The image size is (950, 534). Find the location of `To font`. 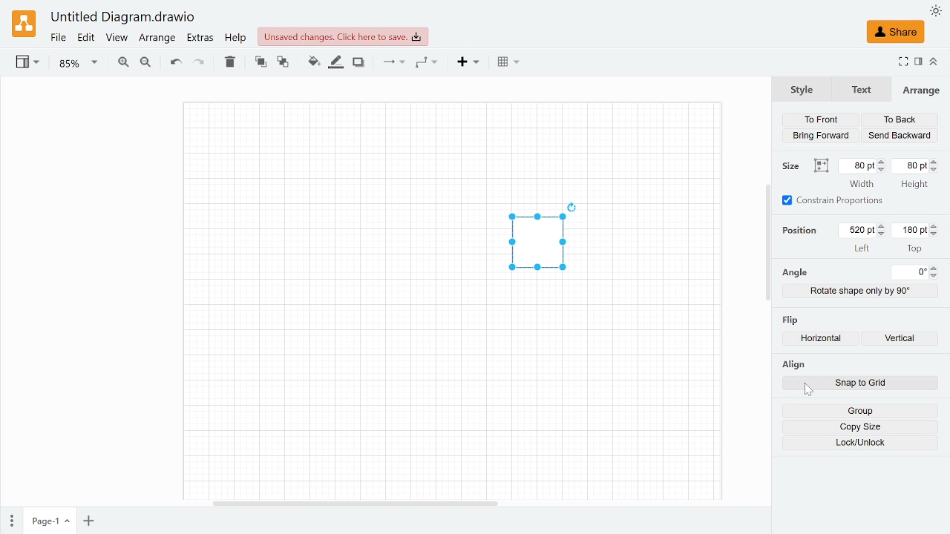

To font is located at coordinates (261, 62).